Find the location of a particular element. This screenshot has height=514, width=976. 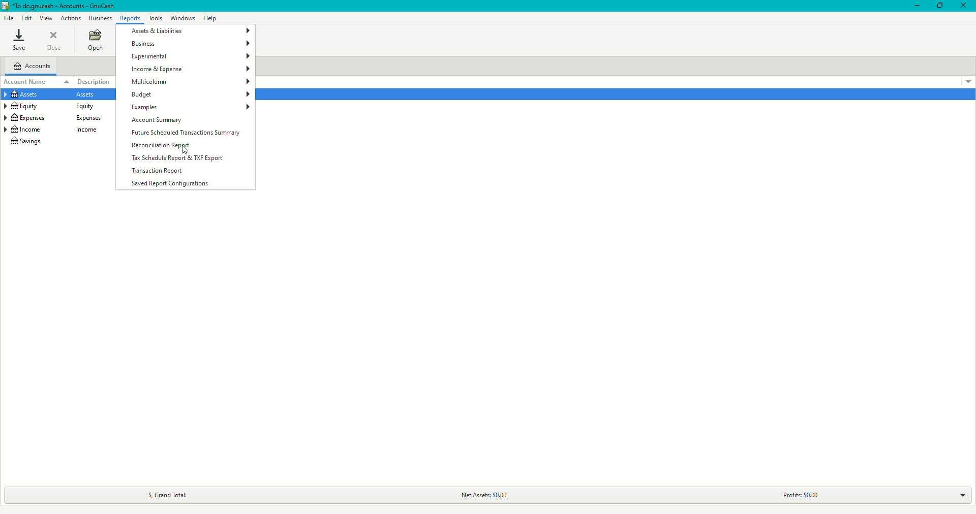

Tools is located at coordinates (157, 19).